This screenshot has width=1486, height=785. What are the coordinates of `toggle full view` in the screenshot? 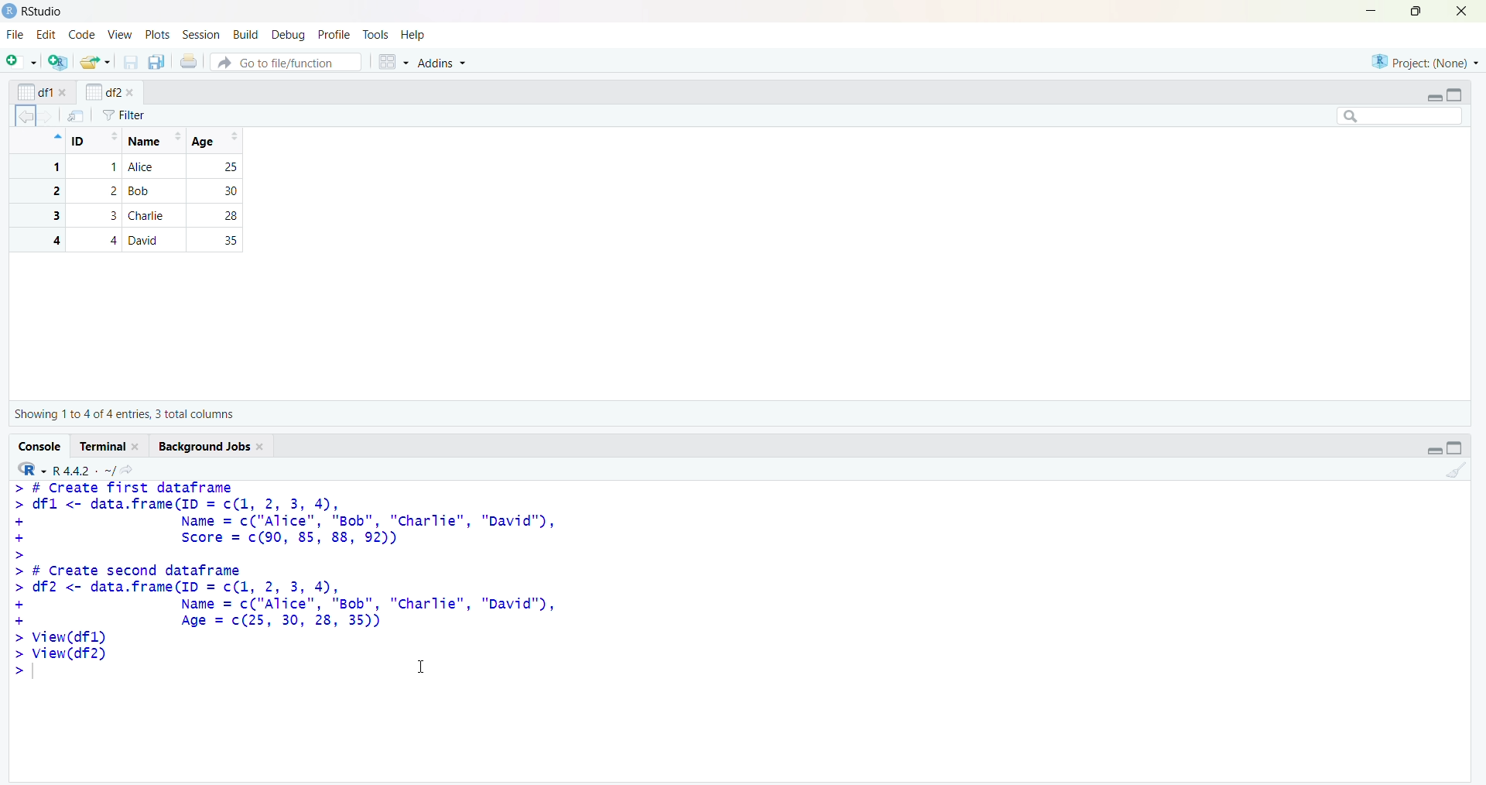 It's located at (1455, 447).